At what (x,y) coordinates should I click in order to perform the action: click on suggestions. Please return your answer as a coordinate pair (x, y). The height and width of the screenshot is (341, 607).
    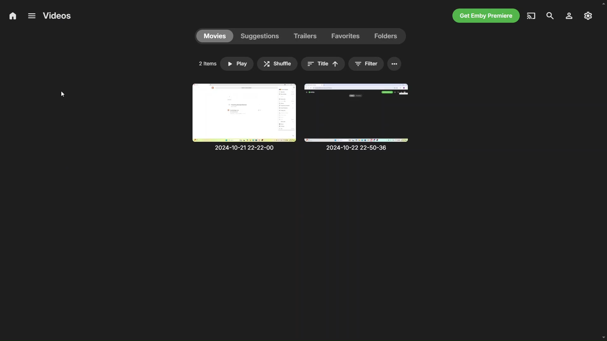
    Looking at the image, I should click on (260, 36).